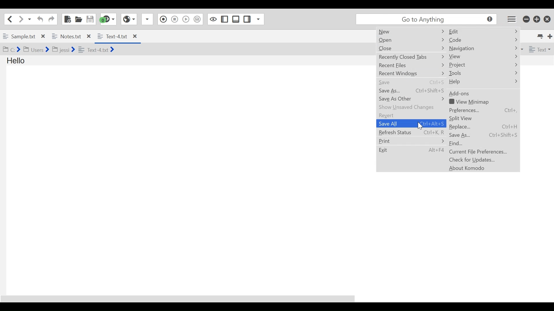 The width and height of the screenshot is (554, 311). What do you see at coordinates (247, 19) in the screenshot?
I see `Show/Hide Right Pane` at bounding box center [247, 19].